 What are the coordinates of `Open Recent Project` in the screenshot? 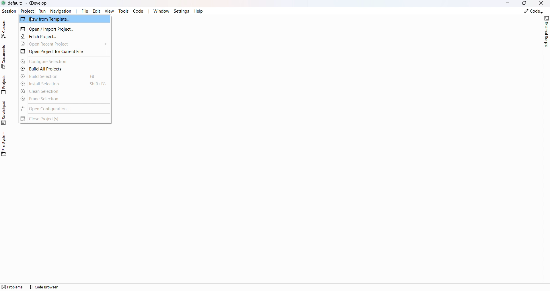 It's located at (53, 44).